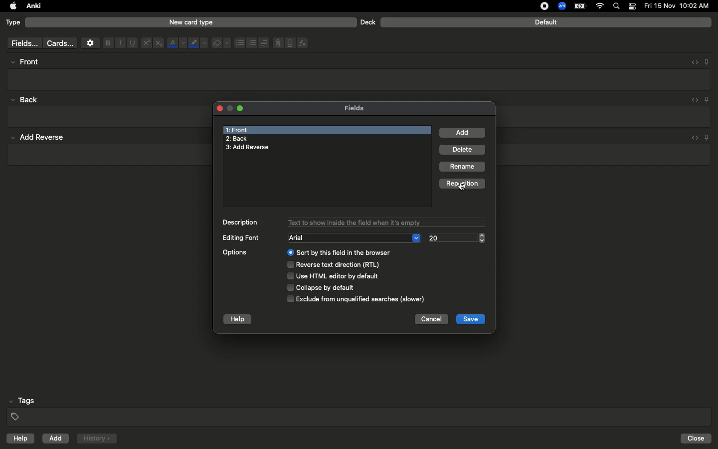  Describe the element at coordinates (10, 6) in the screenshot. I see `apple logo` at that location.